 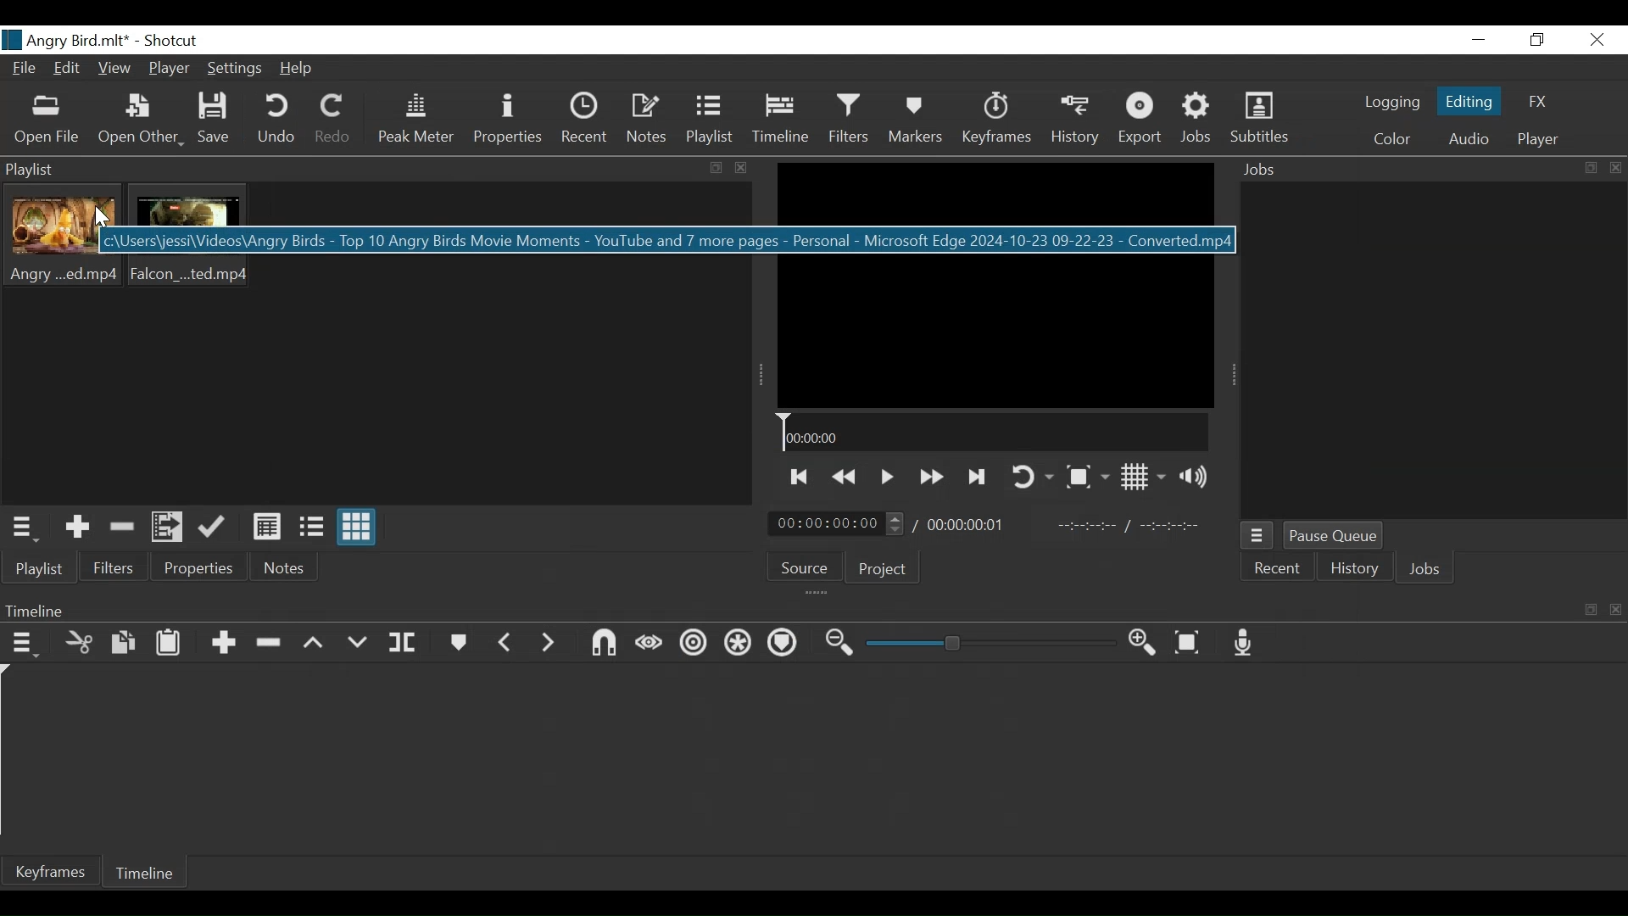 What do you see at coordinates (1469, 102) in the screenshot?
I see `Editing` at bounding box center [1469, 102].